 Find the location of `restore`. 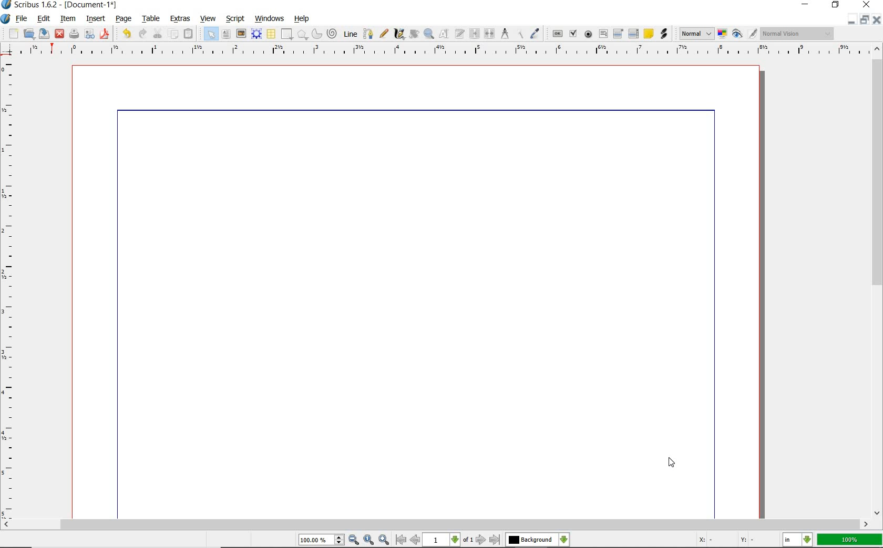

restore is located at coordinates (861, 19).